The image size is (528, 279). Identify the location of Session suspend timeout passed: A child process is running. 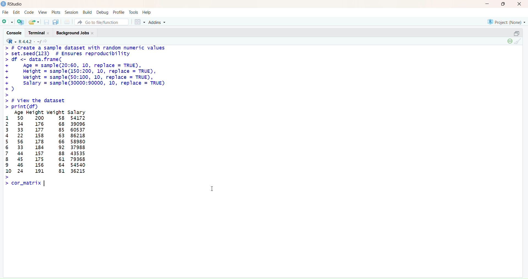
(509, 41).